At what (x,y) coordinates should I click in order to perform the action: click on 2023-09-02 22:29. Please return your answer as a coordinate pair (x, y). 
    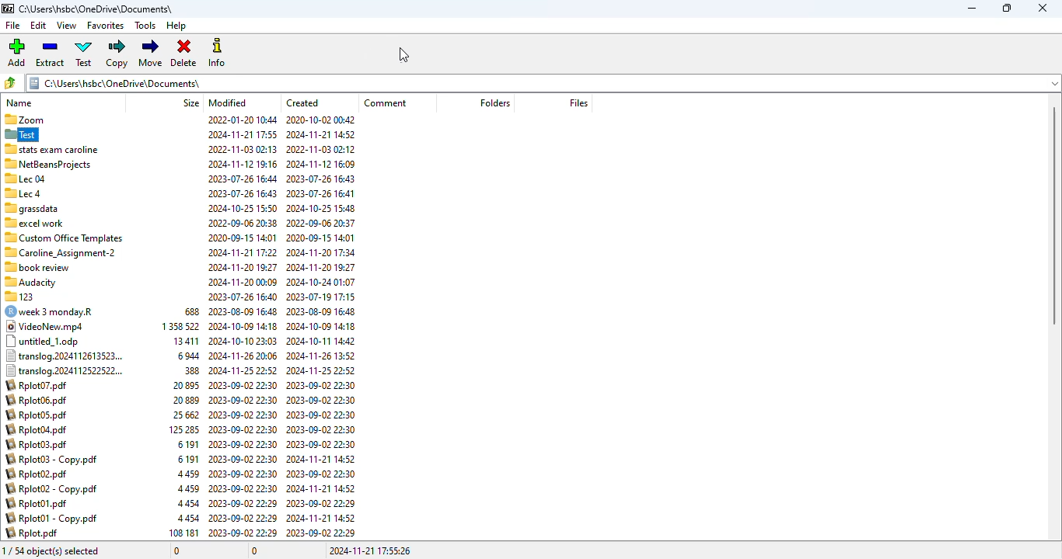
    Looking at the image, I should click on (243, 518).